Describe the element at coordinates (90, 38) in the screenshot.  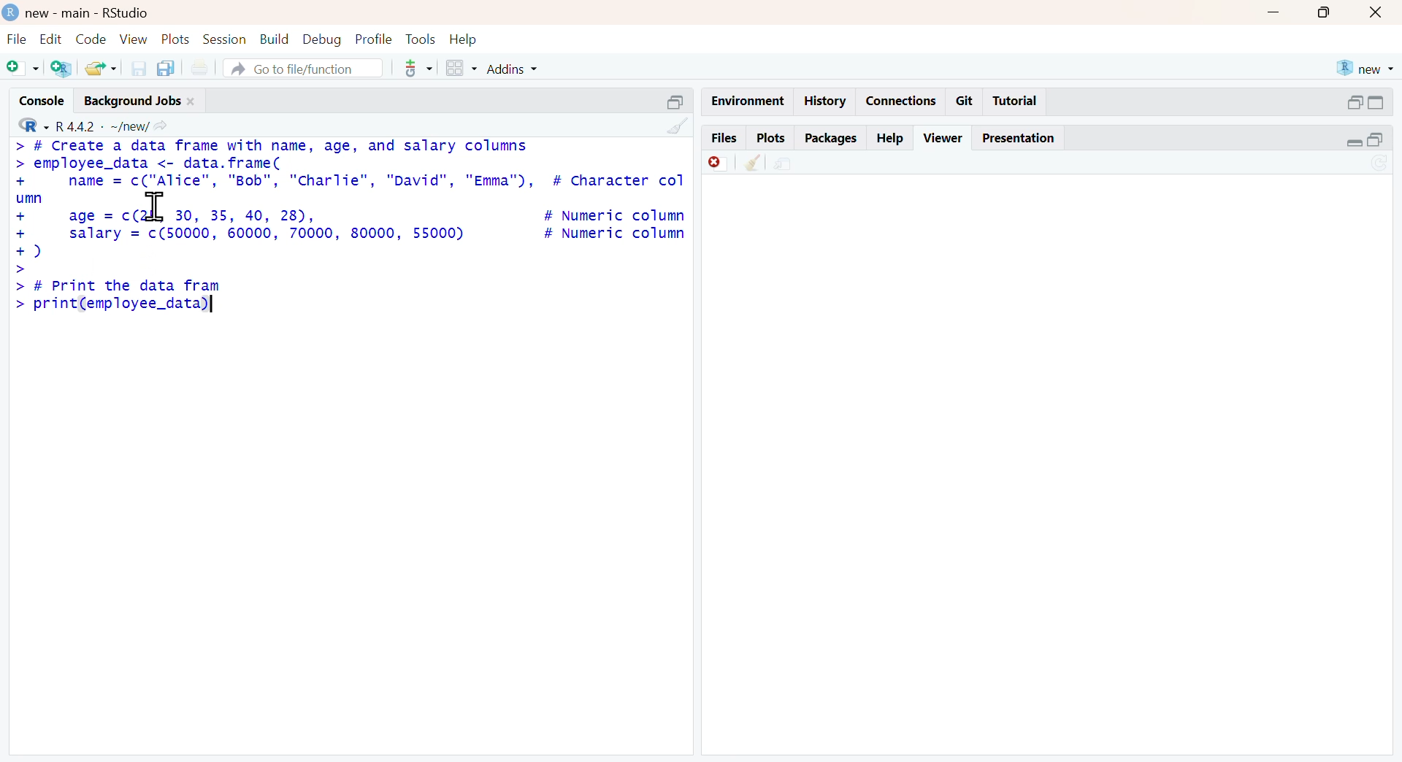
I see `Code` at that location.